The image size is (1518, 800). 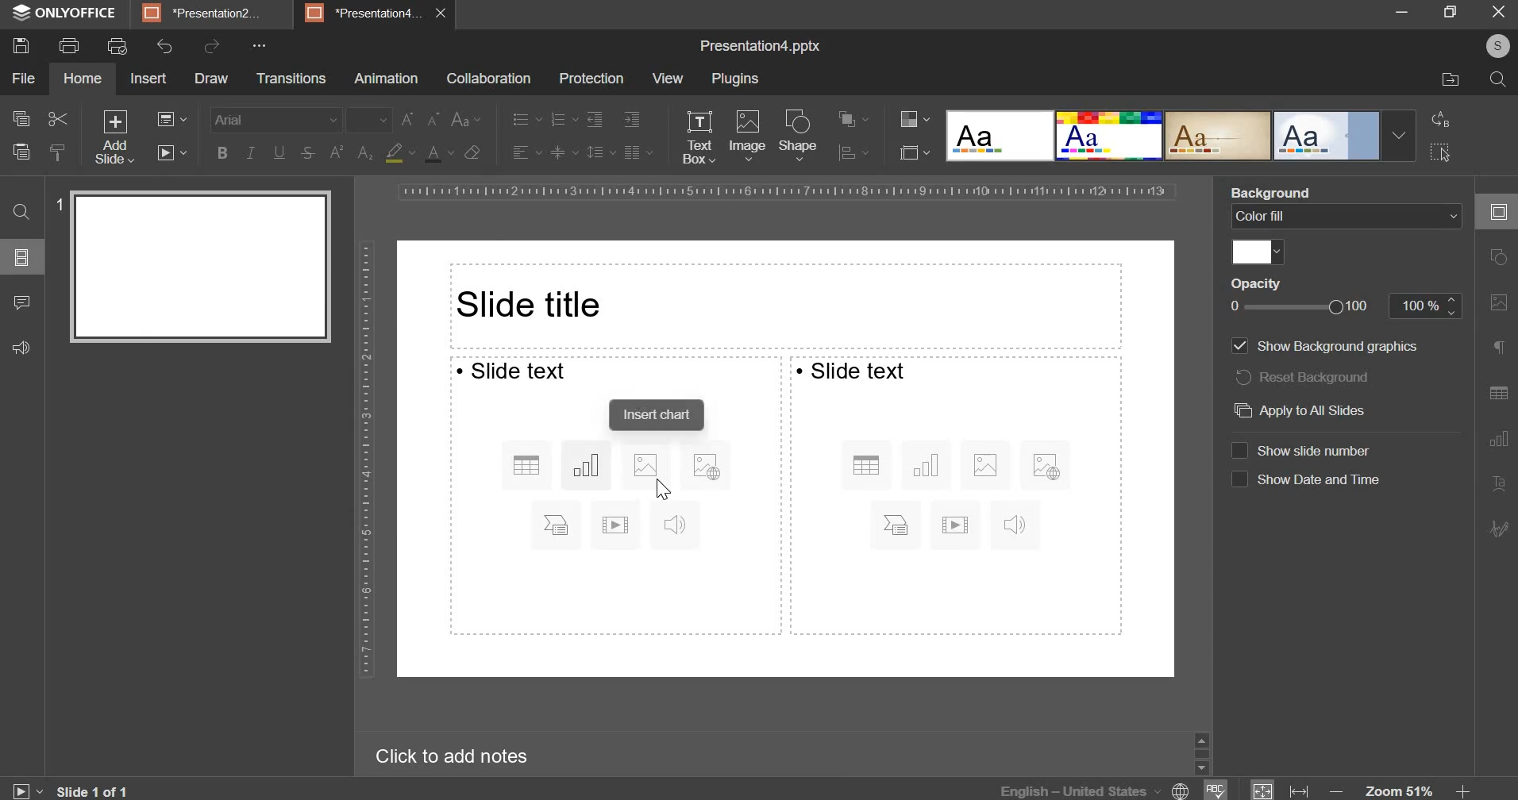 What do you see at coordinates (1439, 151) in the screenshot?
I see `select` at bounding box center [1439, 151].